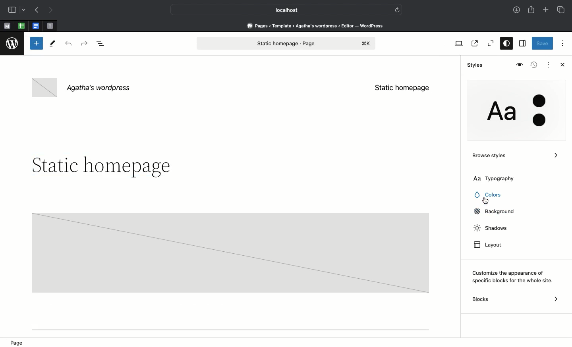 The width and height of the screenshot is (572, 347). Describe the element at coordinates (102, 44) in the screenshot. I see `Document overview` at that location.